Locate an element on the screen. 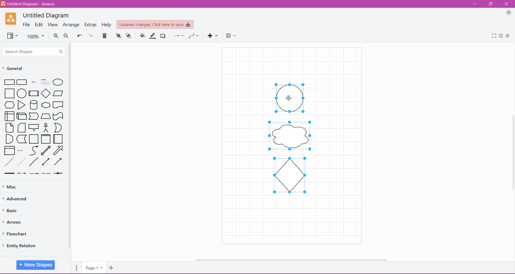 This screenshot has width=515, height=274. Unsaved Changes. Click here to save. is located at coordinates (155, 25).